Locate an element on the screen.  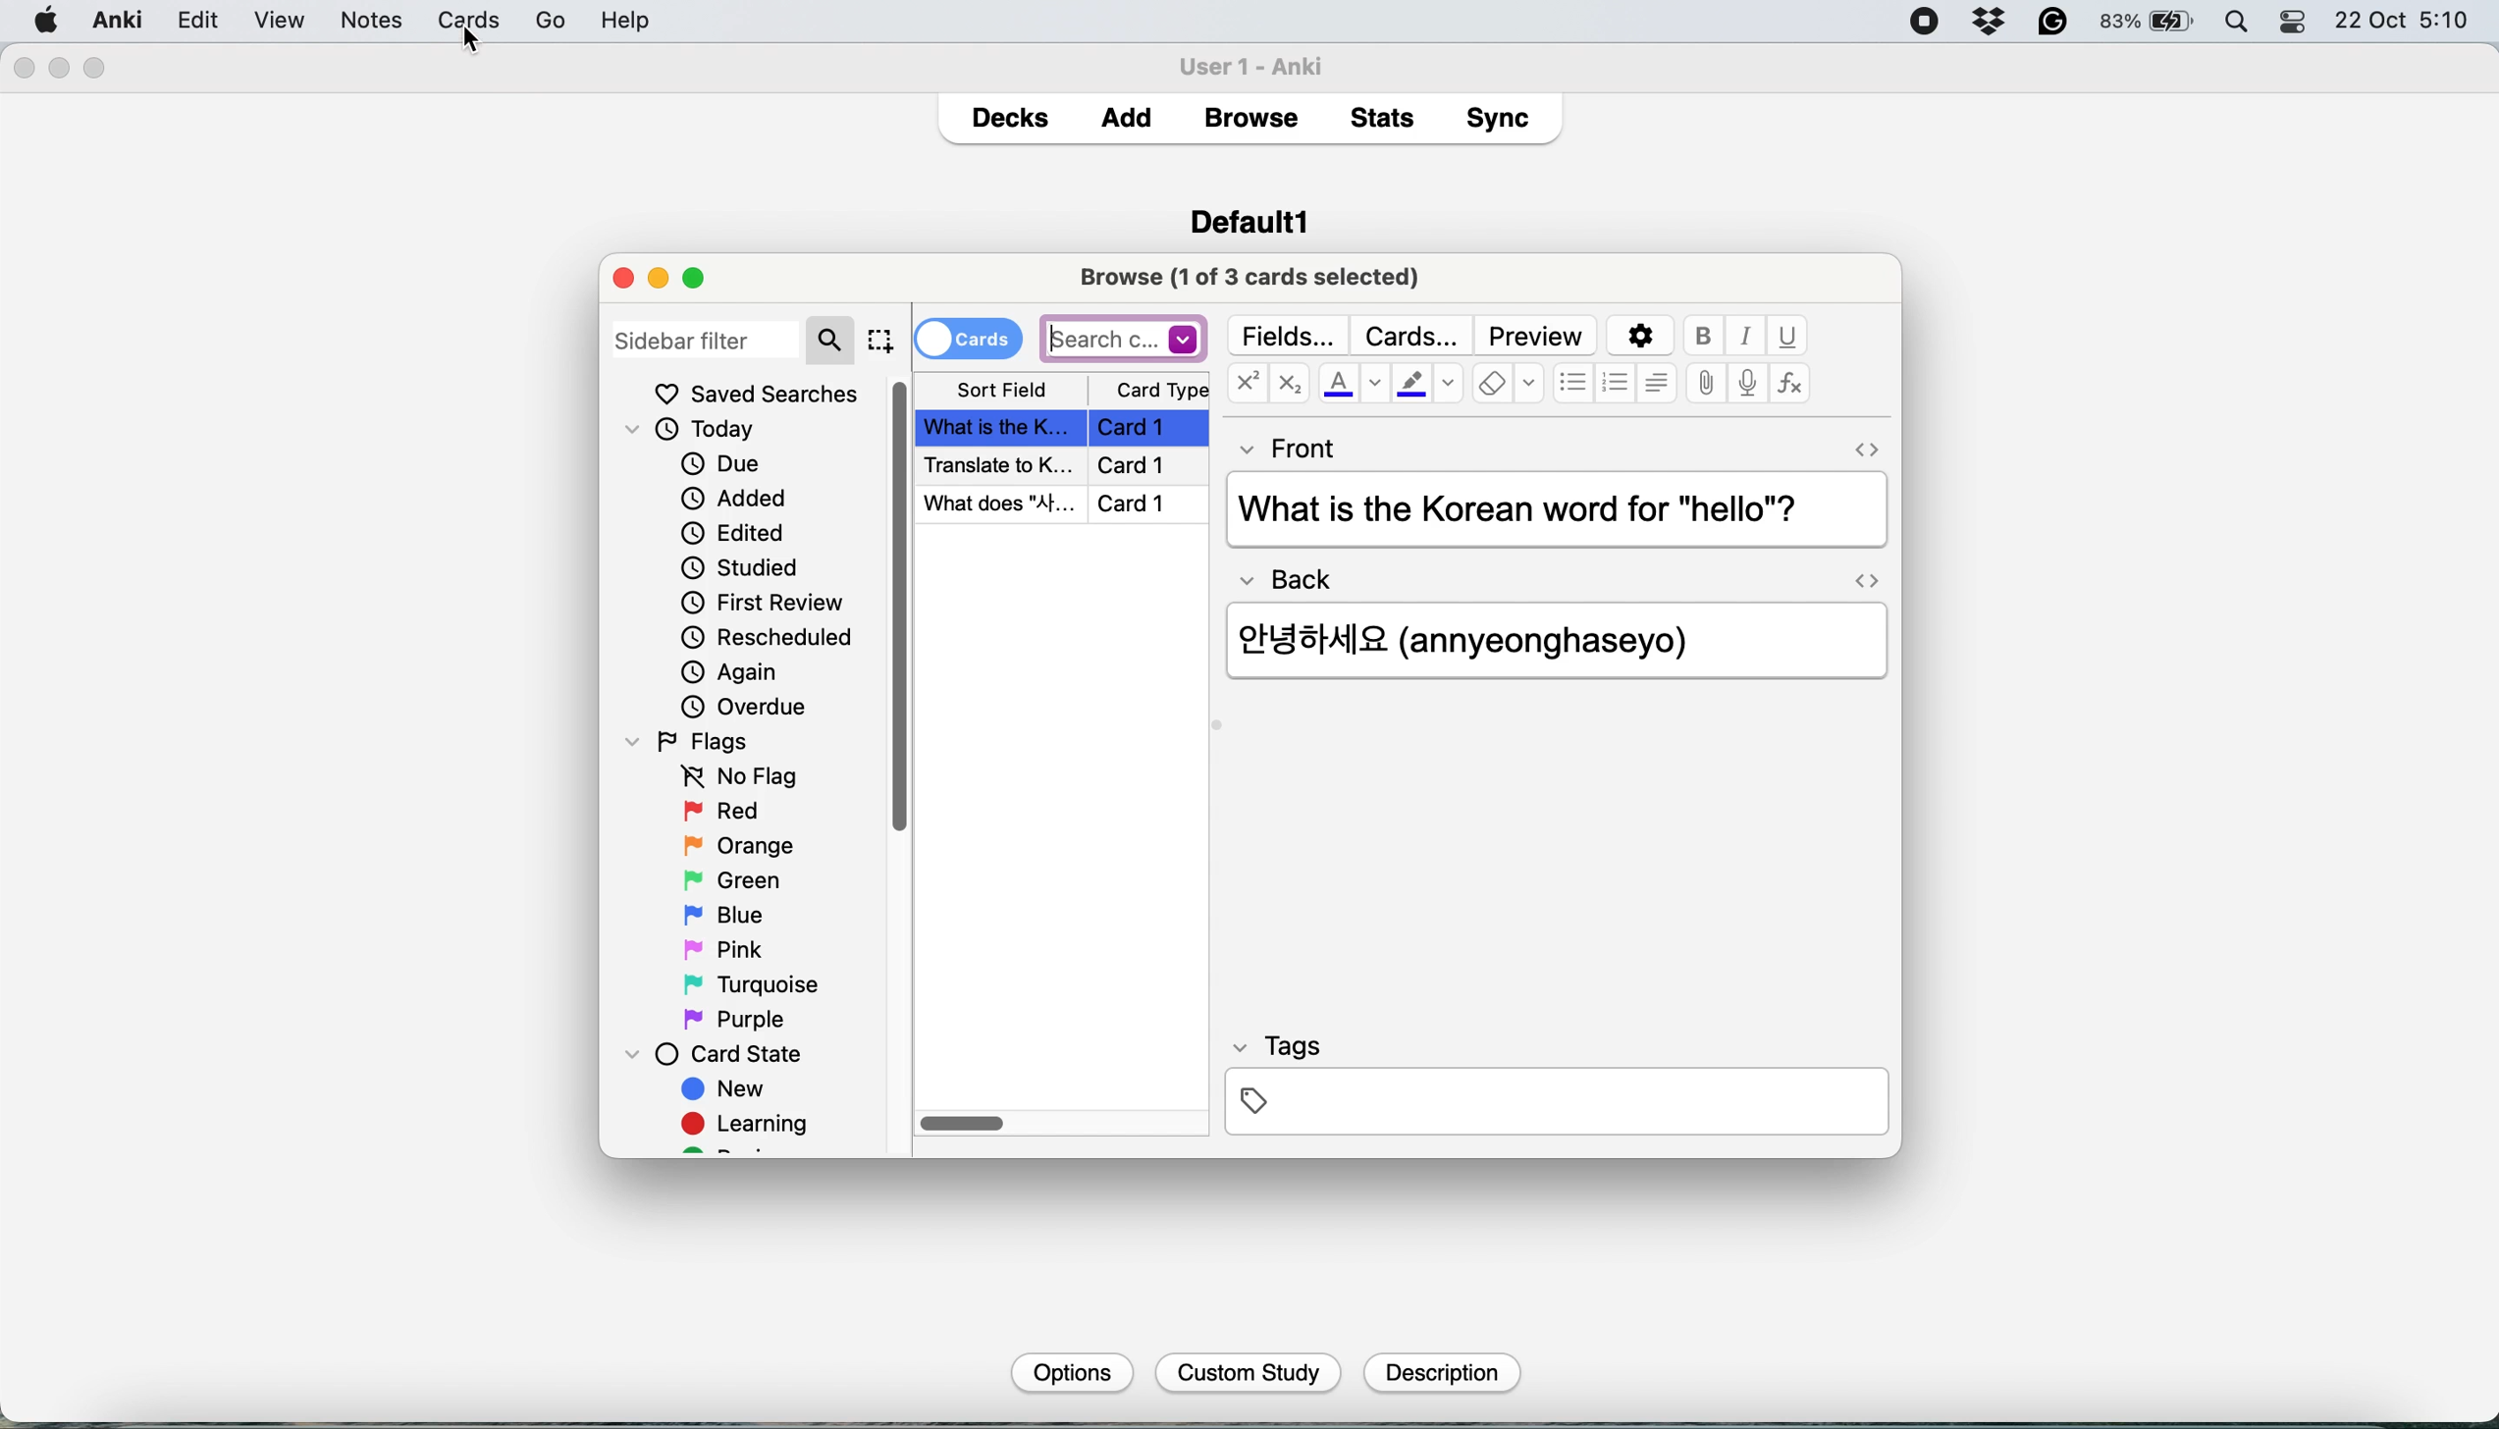
numbered list is located at coordinates (1617, 386).